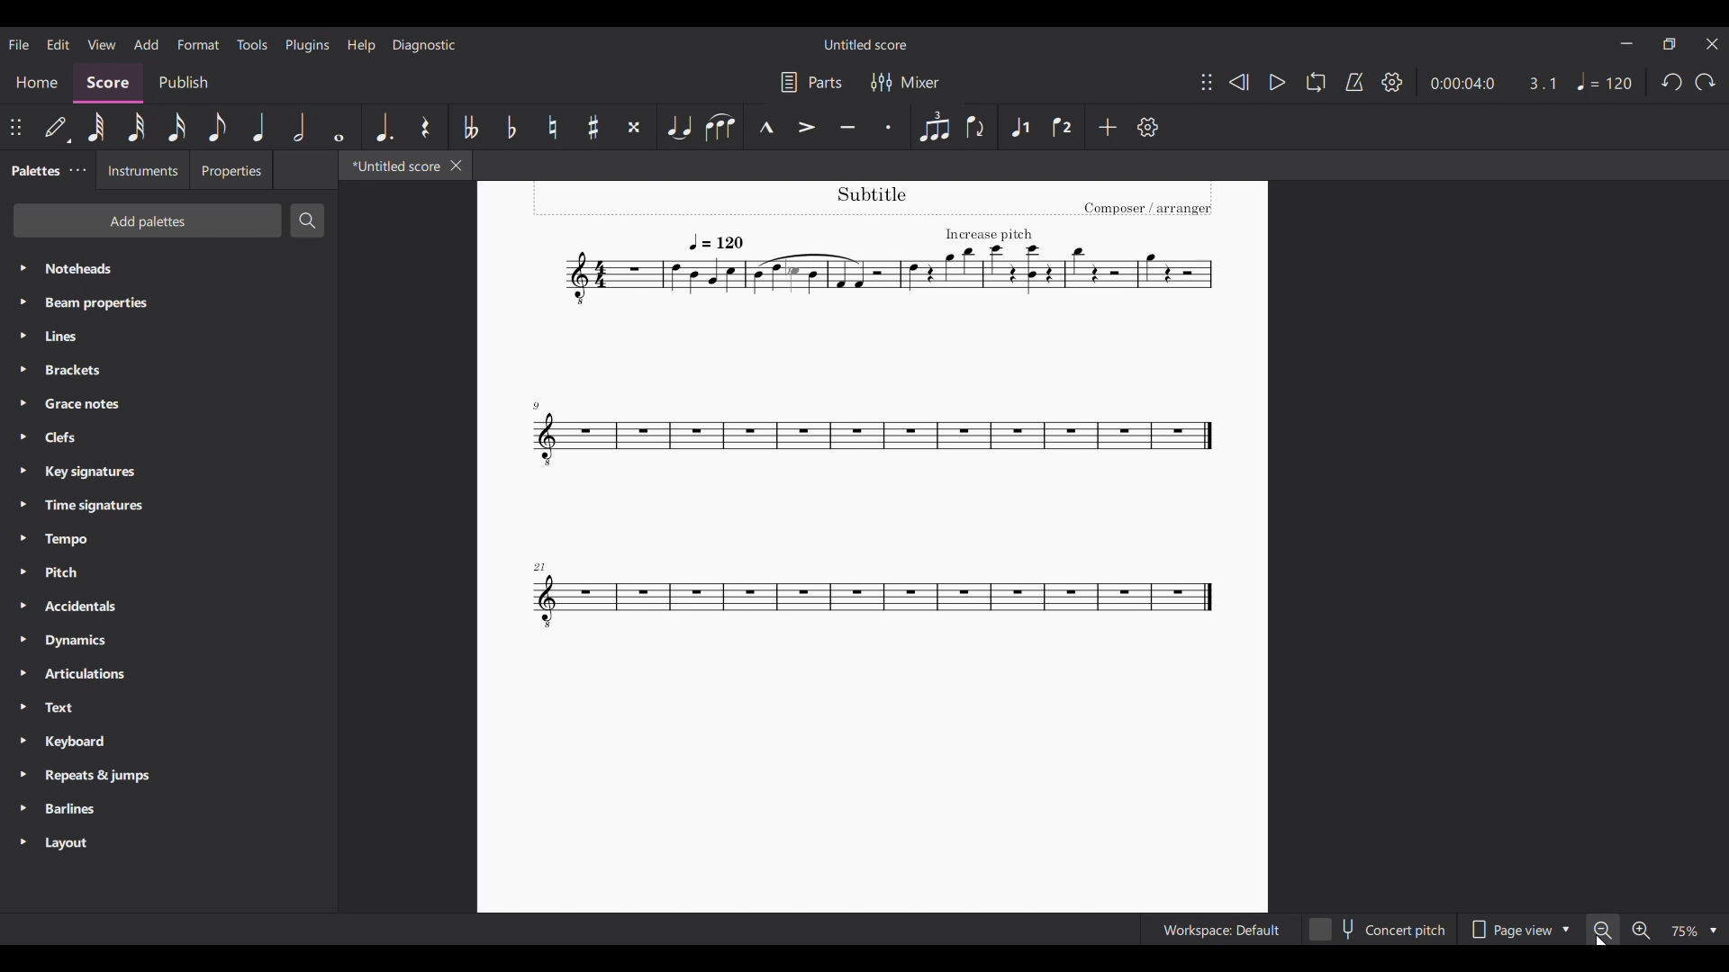  What do you see at coordinates (169, 775) in the screenshot?
I see `Repeats & jumps` at bounding box center [169, 775].